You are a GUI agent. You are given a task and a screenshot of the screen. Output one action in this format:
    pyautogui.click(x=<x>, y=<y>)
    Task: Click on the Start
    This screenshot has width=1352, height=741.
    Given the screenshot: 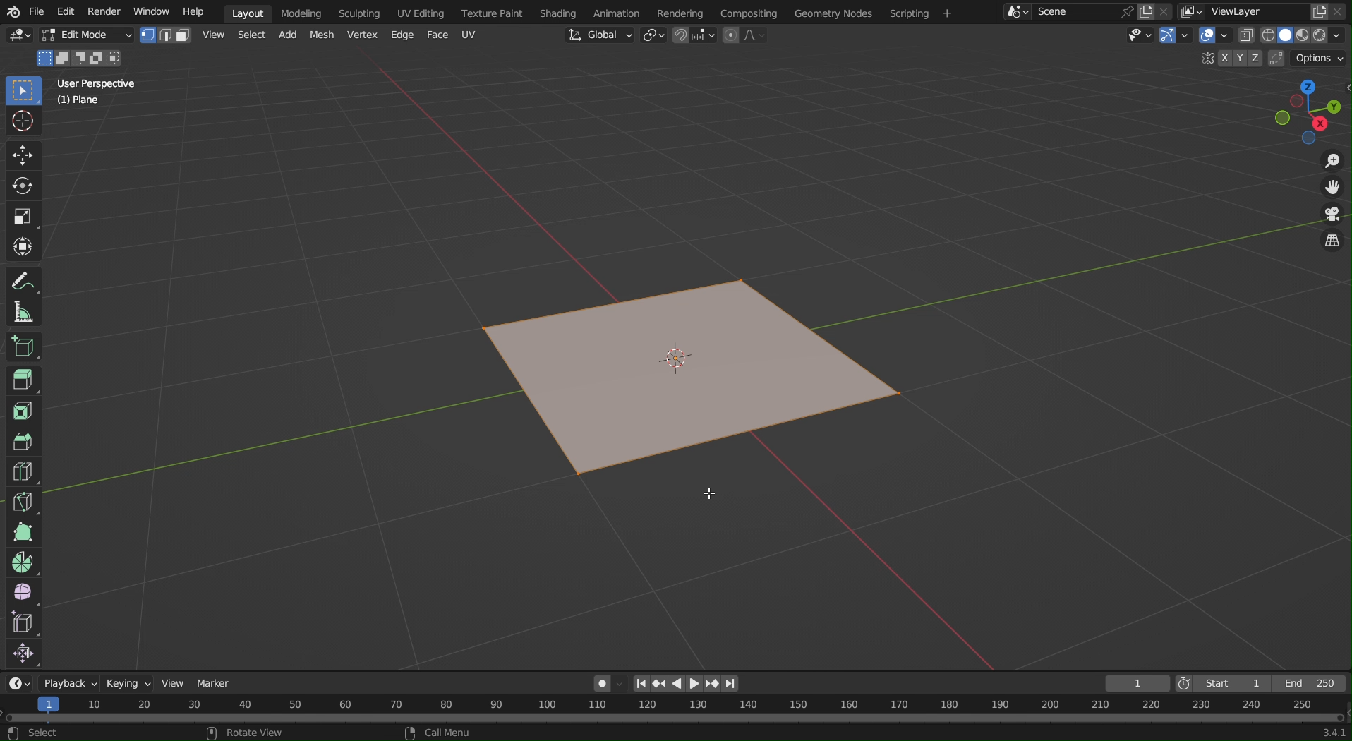 What is the action you would take?
    pyautogui.click(x=1217, y=683)
    